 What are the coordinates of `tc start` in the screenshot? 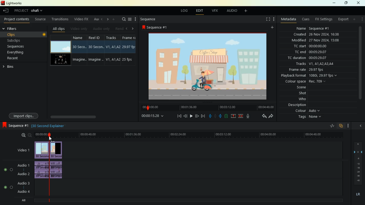 It's located at (299, 46).